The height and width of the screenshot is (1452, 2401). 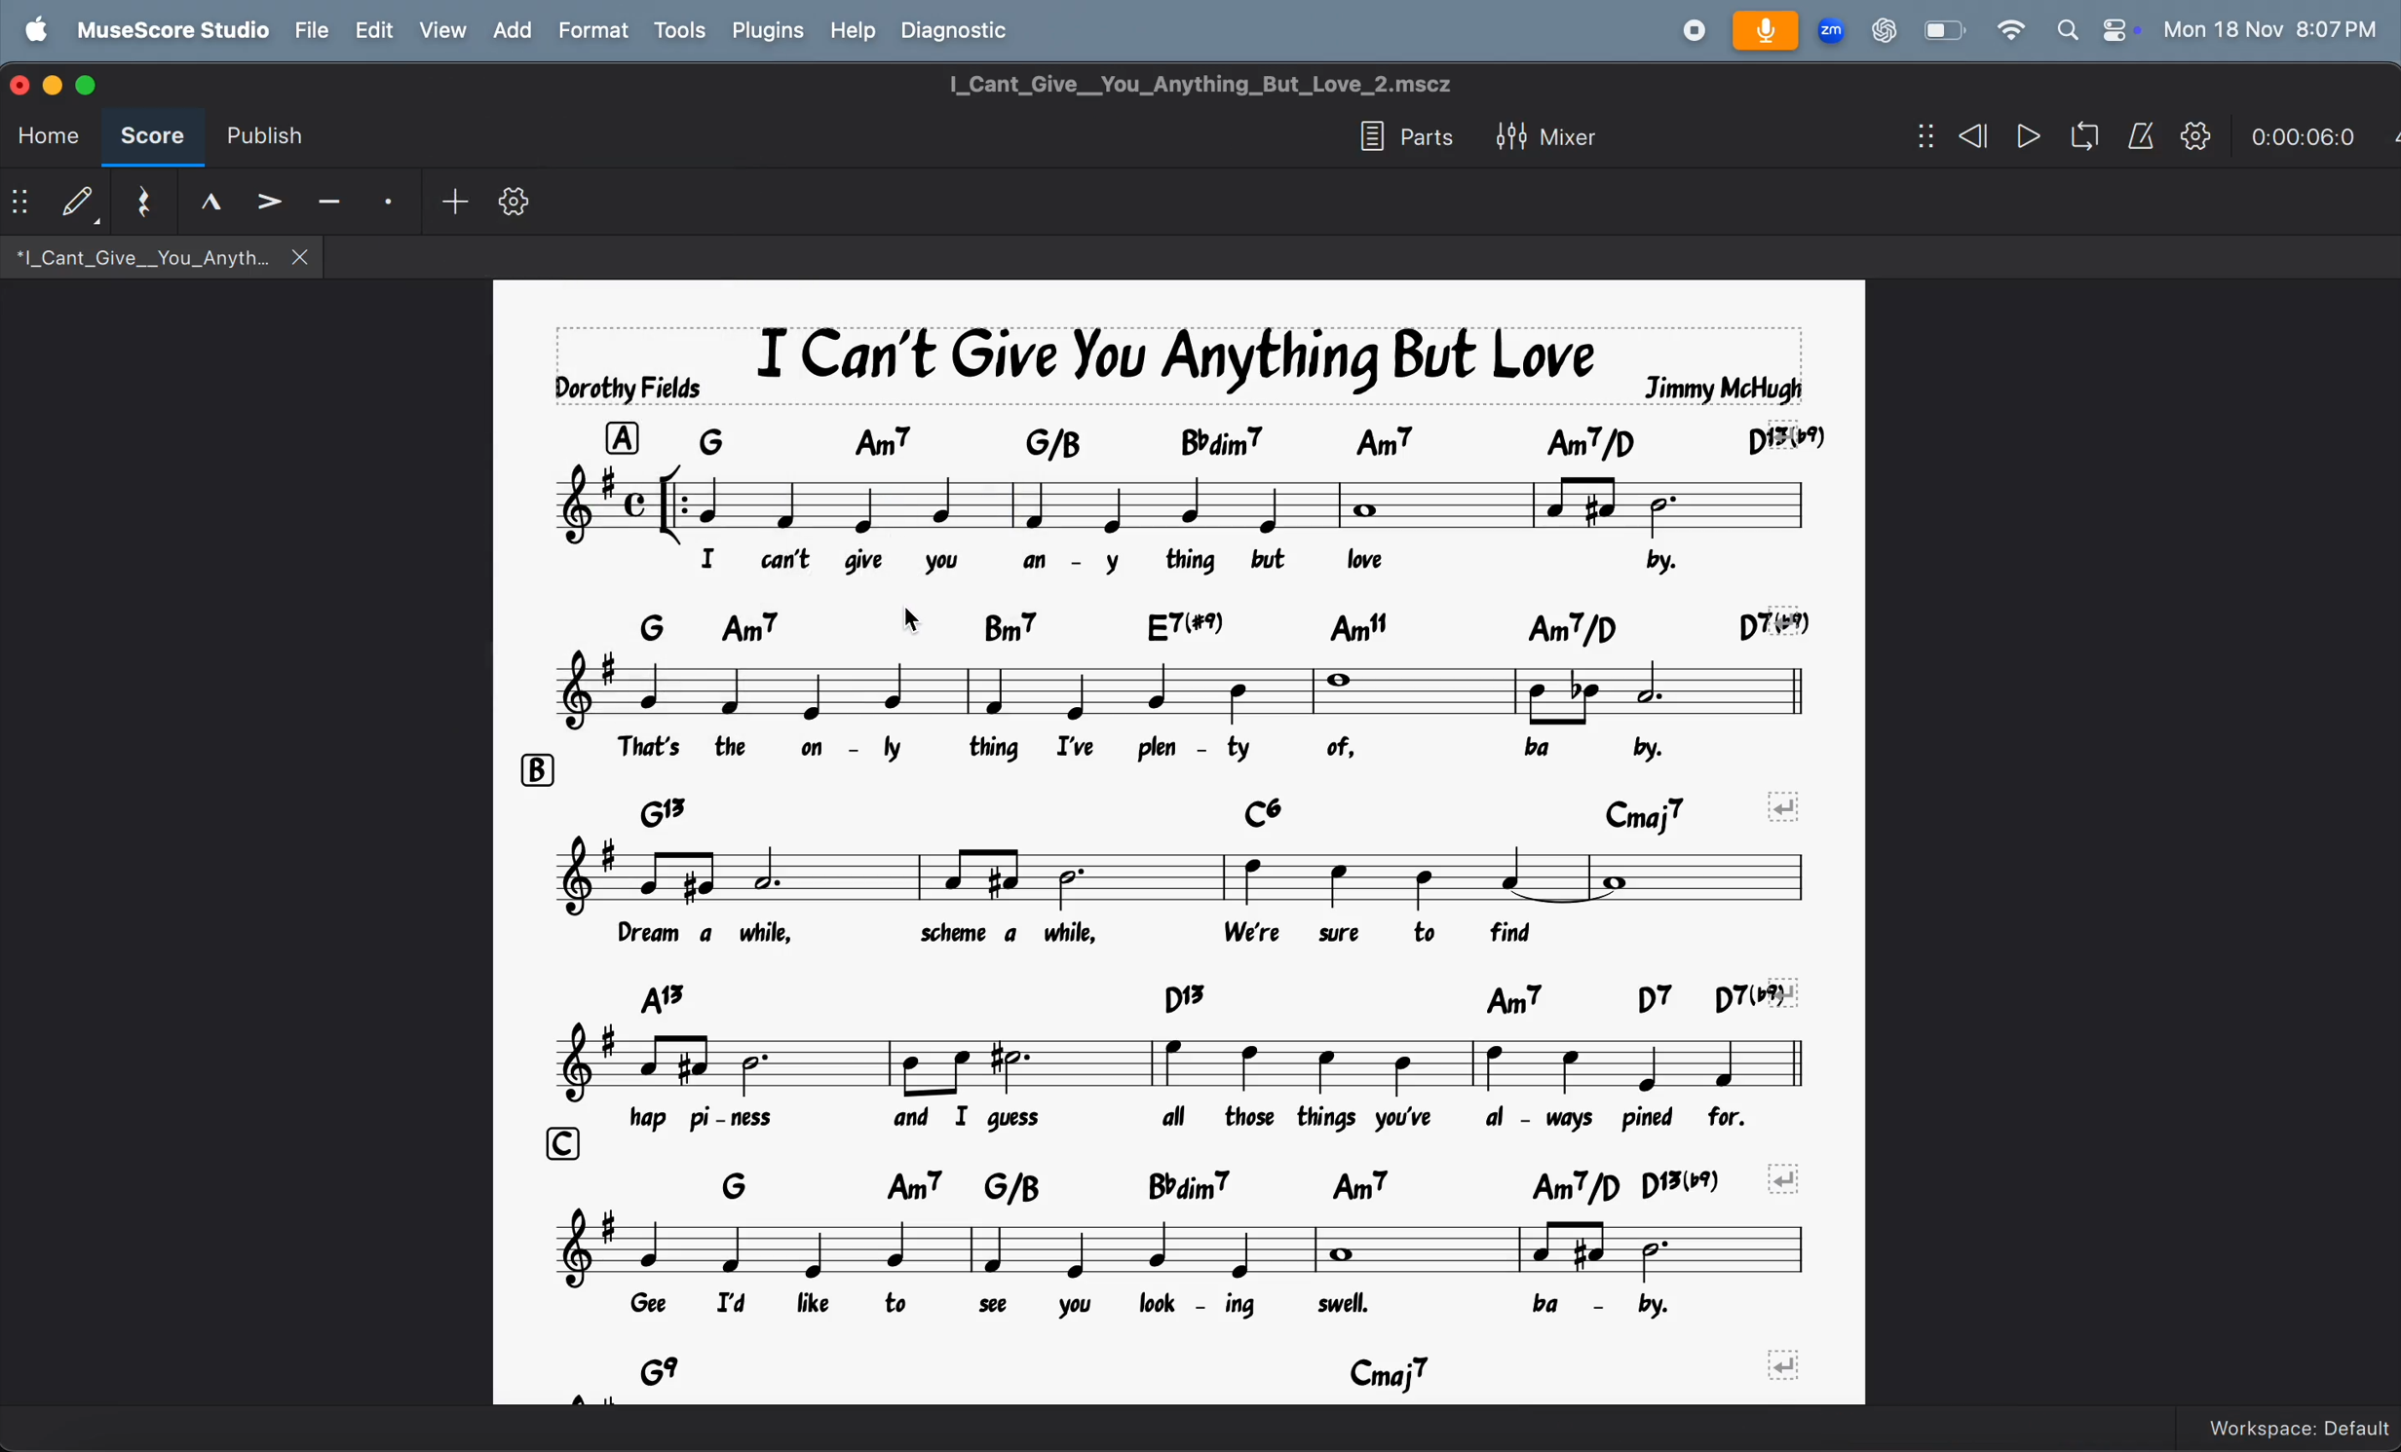 I want to click on rows, so click(x=557, y=1142).